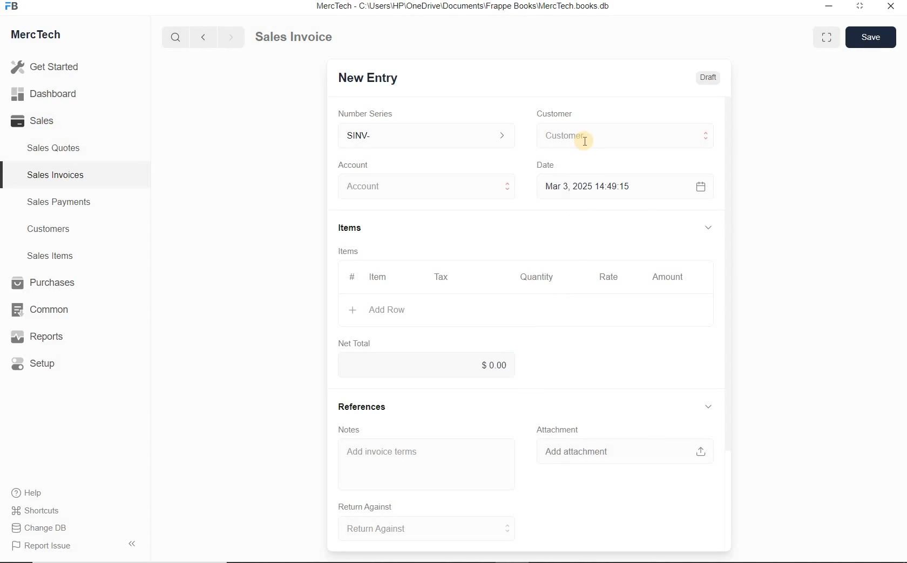 This screenshot has width=907, height=563. What do you see at coordinates (383, 310) in the screenshot?
I see `+ Add Row` at bounding box center [383, 310].